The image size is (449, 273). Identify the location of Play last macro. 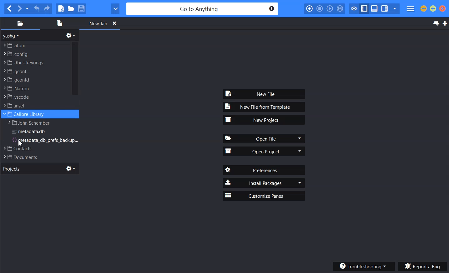
(330, 9).